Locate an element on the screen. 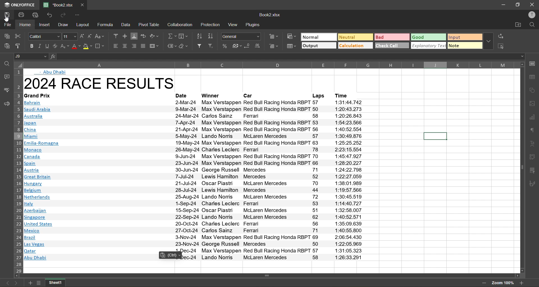 This screenshot has width=539, height=287. wrap text is located at coordinates (143, 37).